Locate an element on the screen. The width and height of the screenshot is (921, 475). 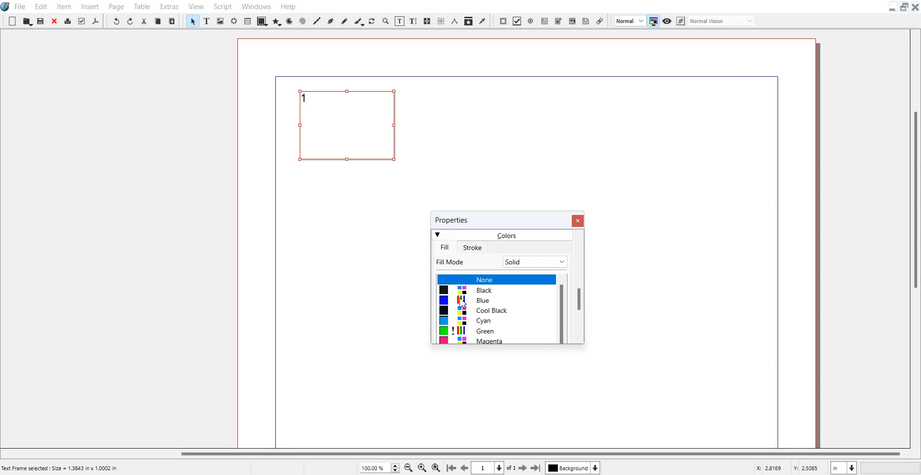
Save is located at coordinates (41, 21).